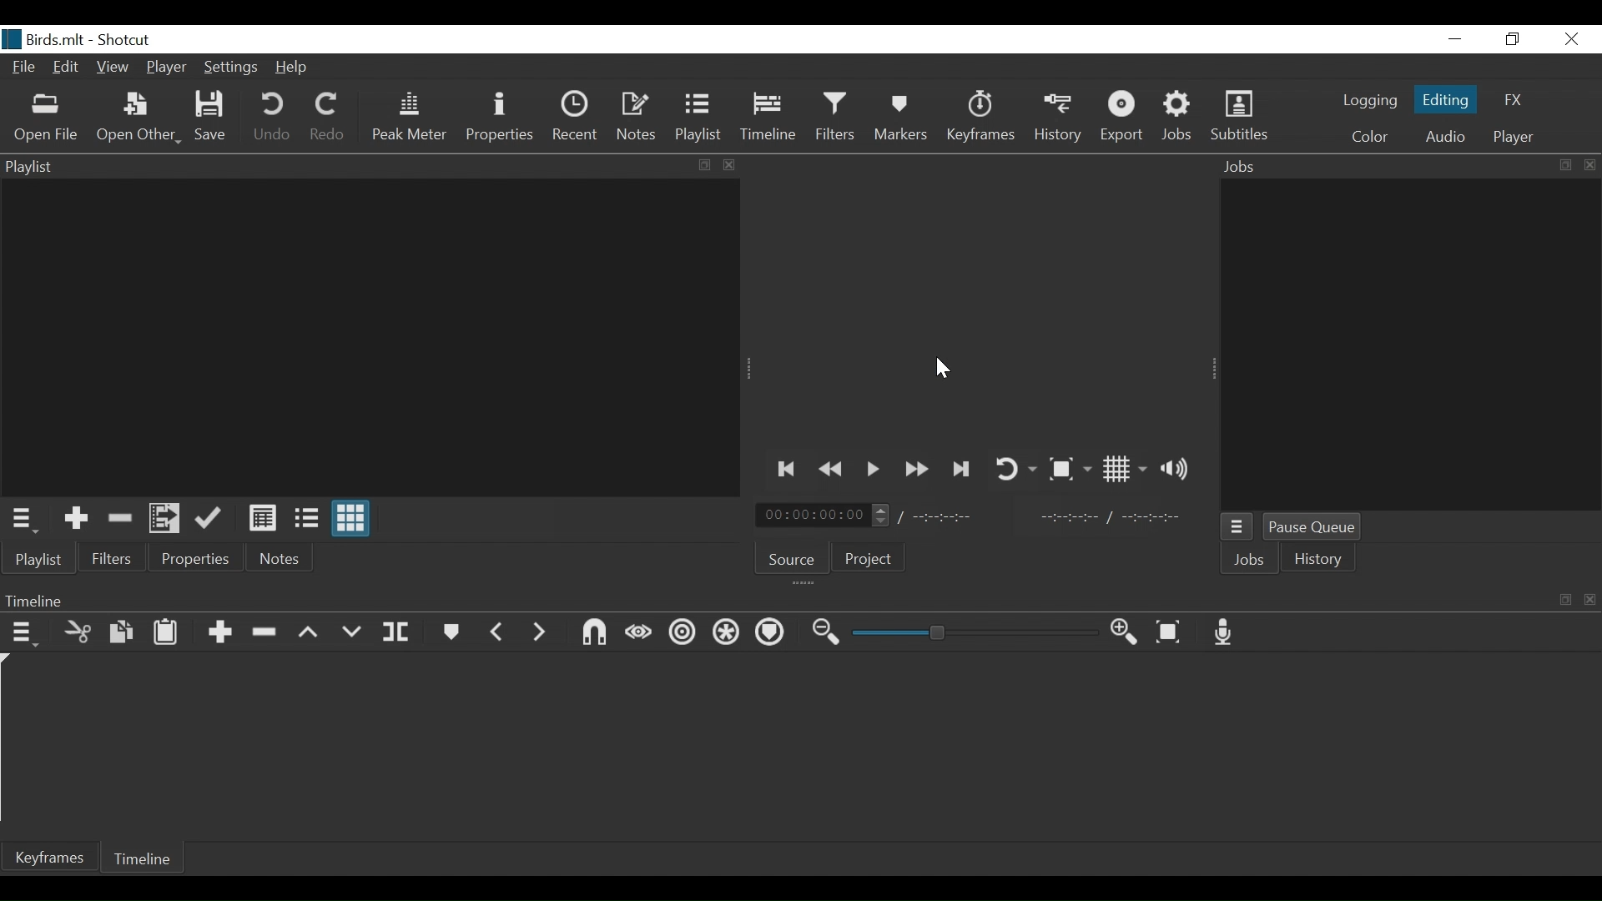  What do you see at coordinates (978, 299) in the screenshot?
I see `Media Viewer` at bounding box center [978, 299].